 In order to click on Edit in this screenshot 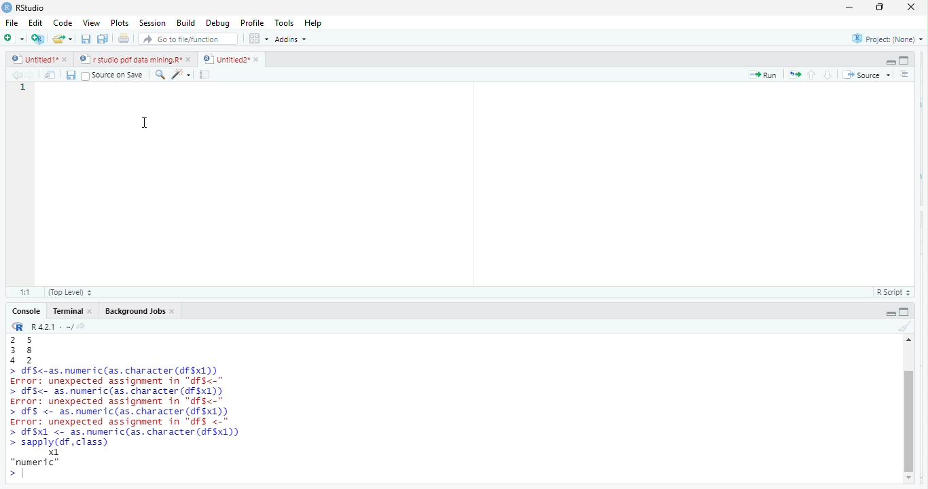, I will do `click(37, 23)`.